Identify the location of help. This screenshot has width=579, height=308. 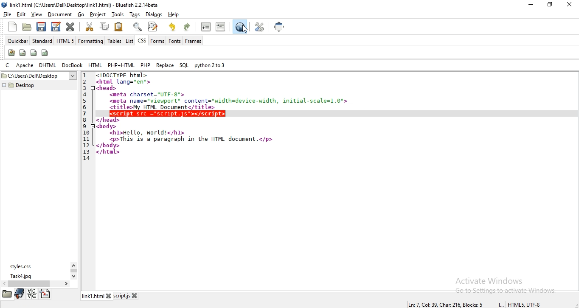
(176, 16).